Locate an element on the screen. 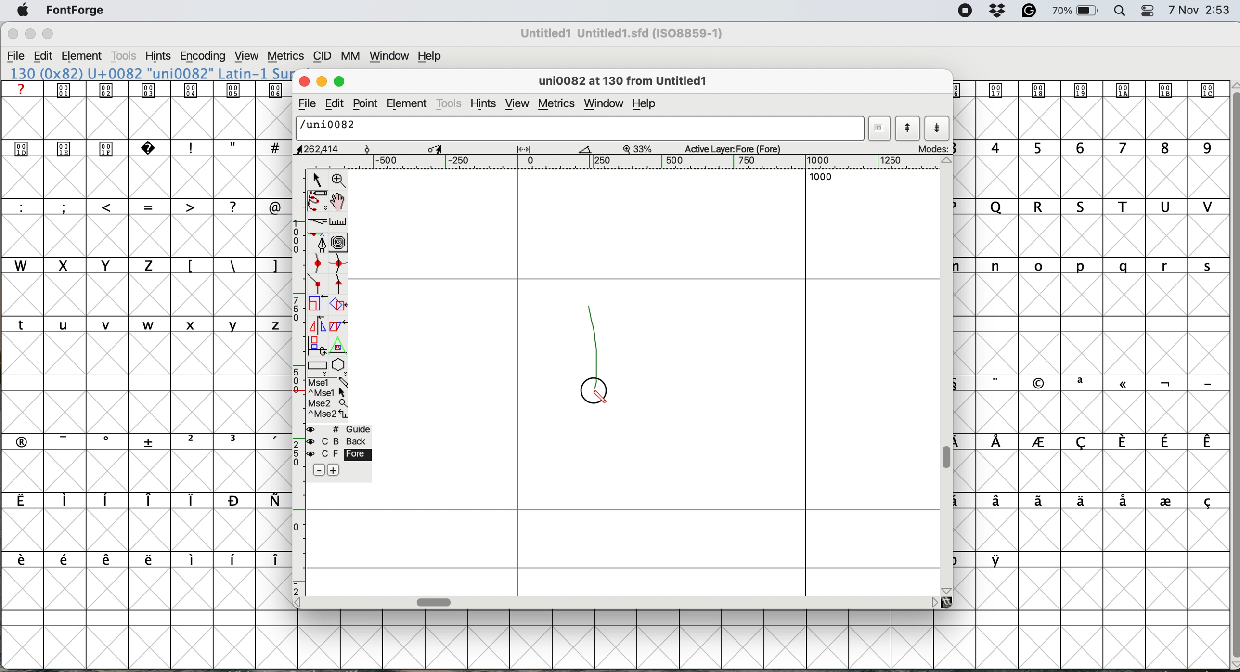  current word list is located at coordinates (881, 128).